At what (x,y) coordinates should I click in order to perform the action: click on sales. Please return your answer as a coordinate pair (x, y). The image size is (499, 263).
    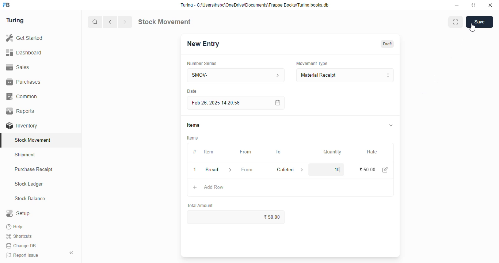
    Looking at the image, I should click on (18, 67).